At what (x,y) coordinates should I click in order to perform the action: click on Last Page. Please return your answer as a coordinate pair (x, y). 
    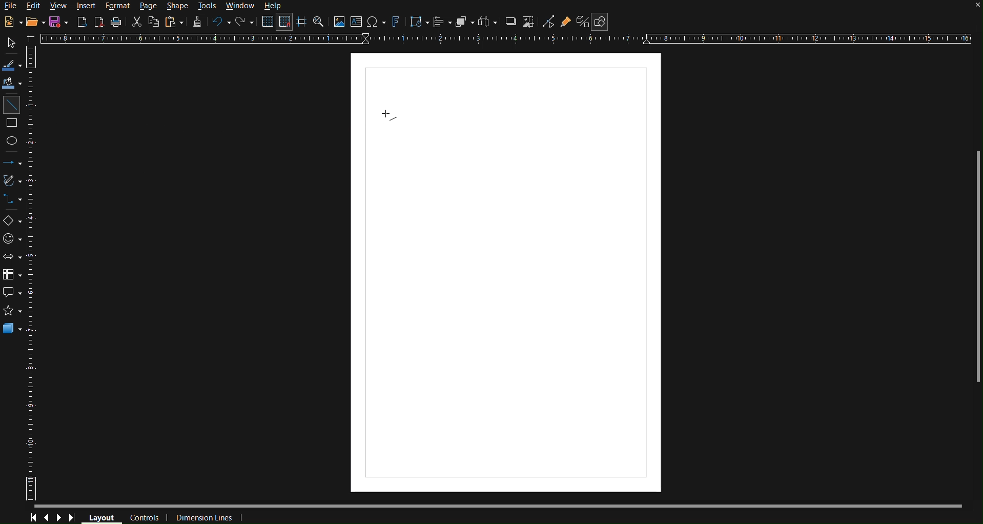
    Looking at the image, I should click on (75, 517).